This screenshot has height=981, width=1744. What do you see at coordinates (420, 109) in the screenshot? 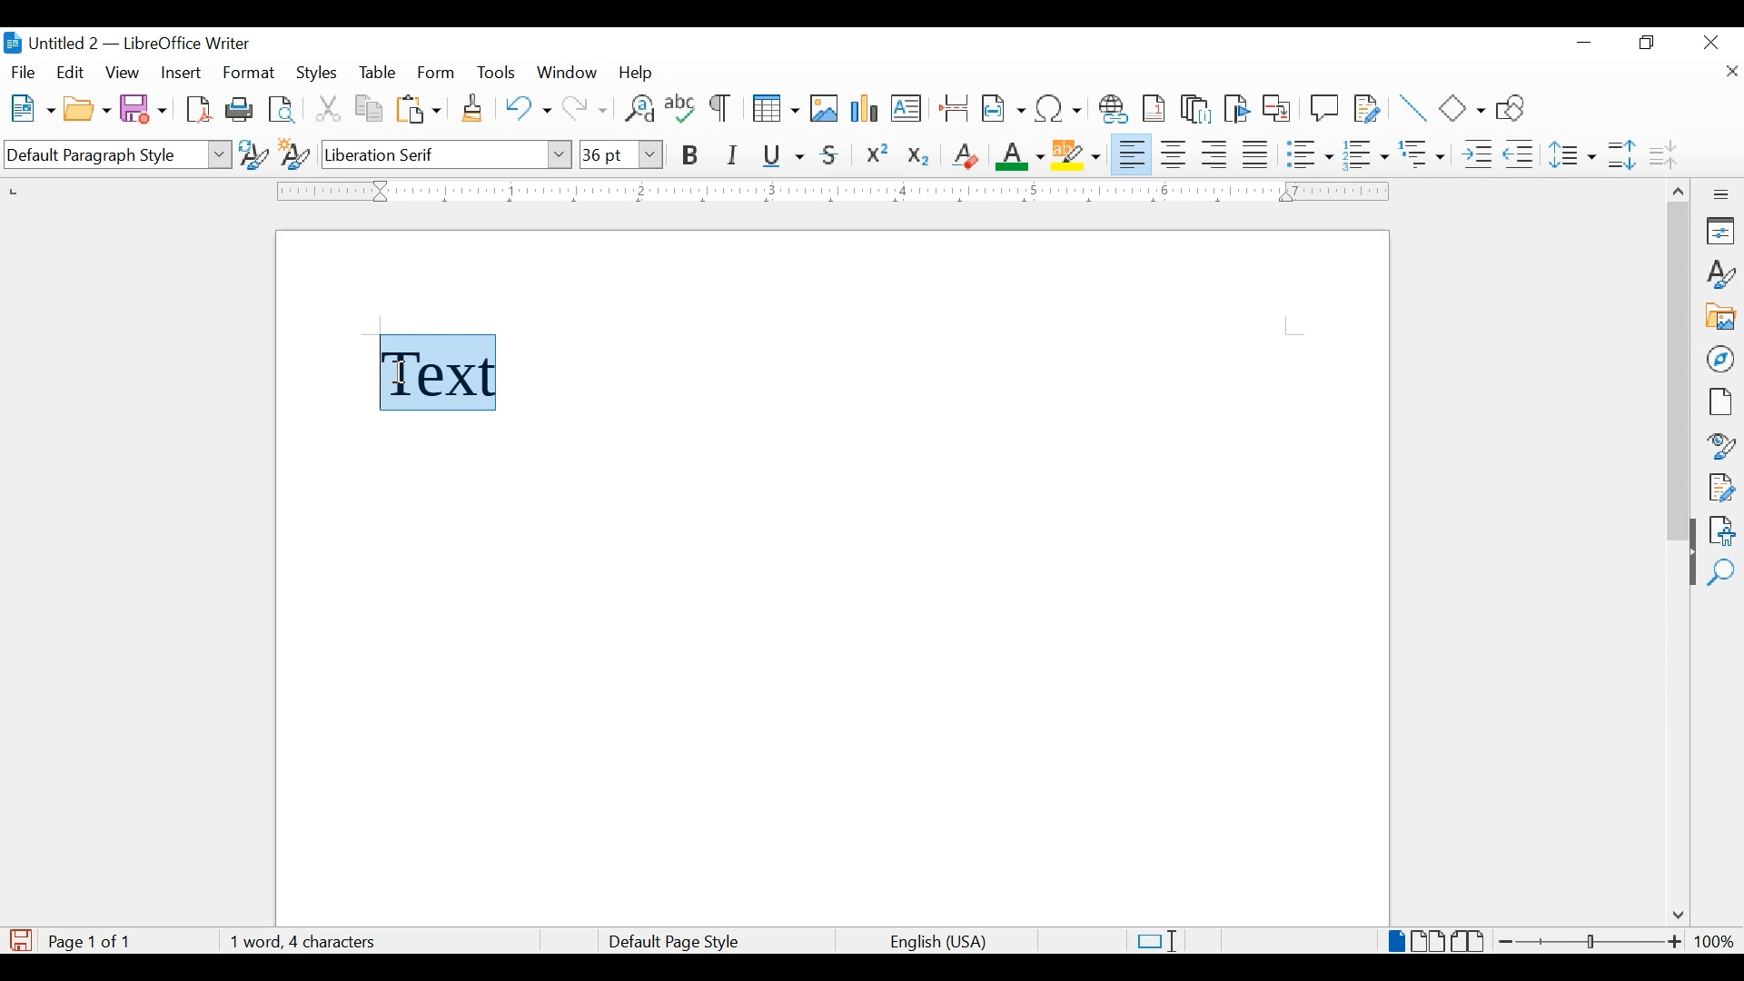
I see `paste ` at bounding box center [420, 109].